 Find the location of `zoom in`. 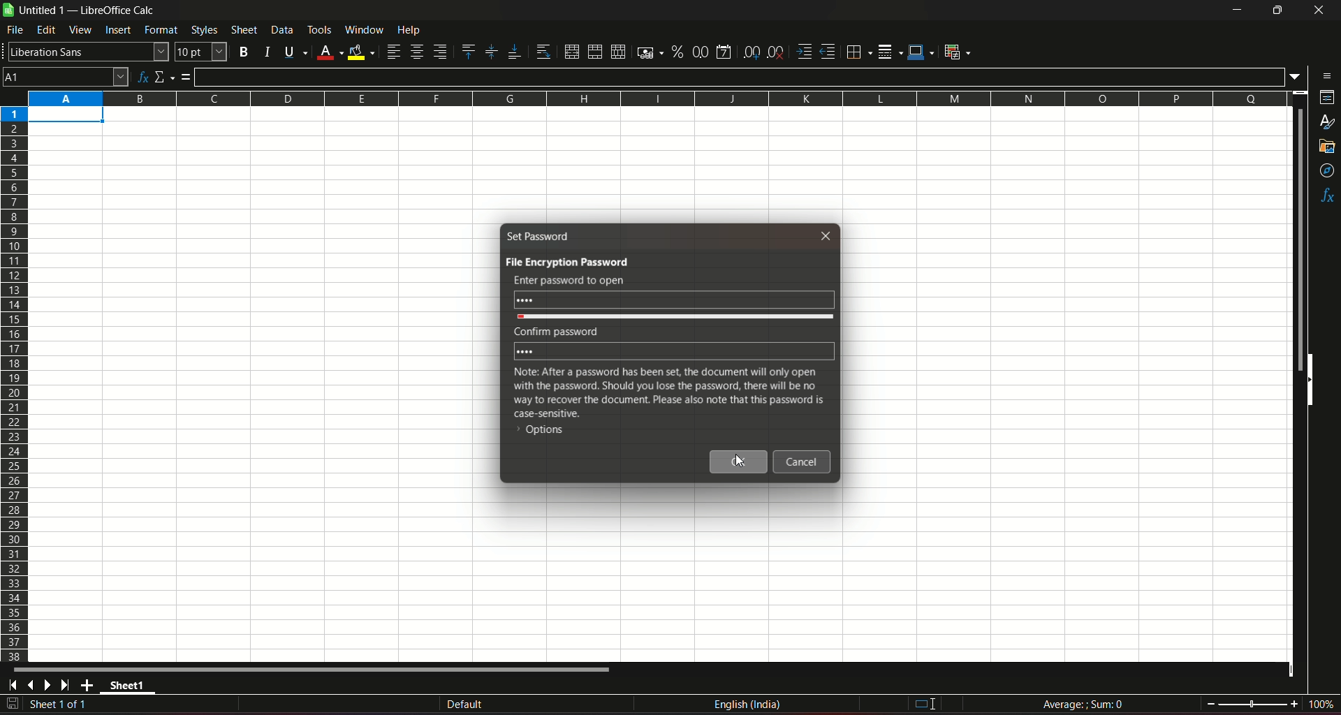

zoom in is located at coordinates (1294, 703).